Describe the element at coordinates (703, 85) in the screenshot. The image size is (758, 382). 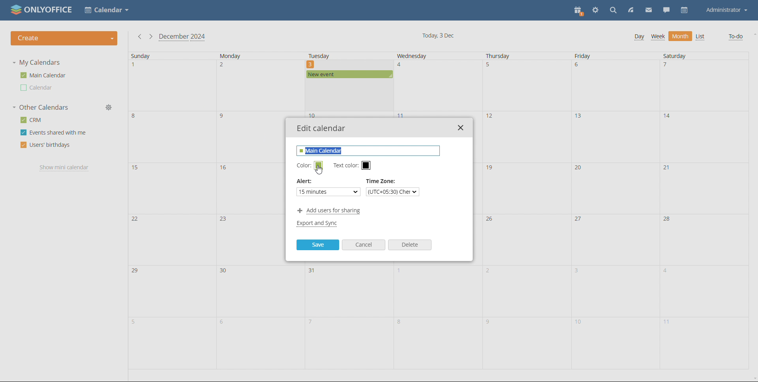
I see `date` at that location.